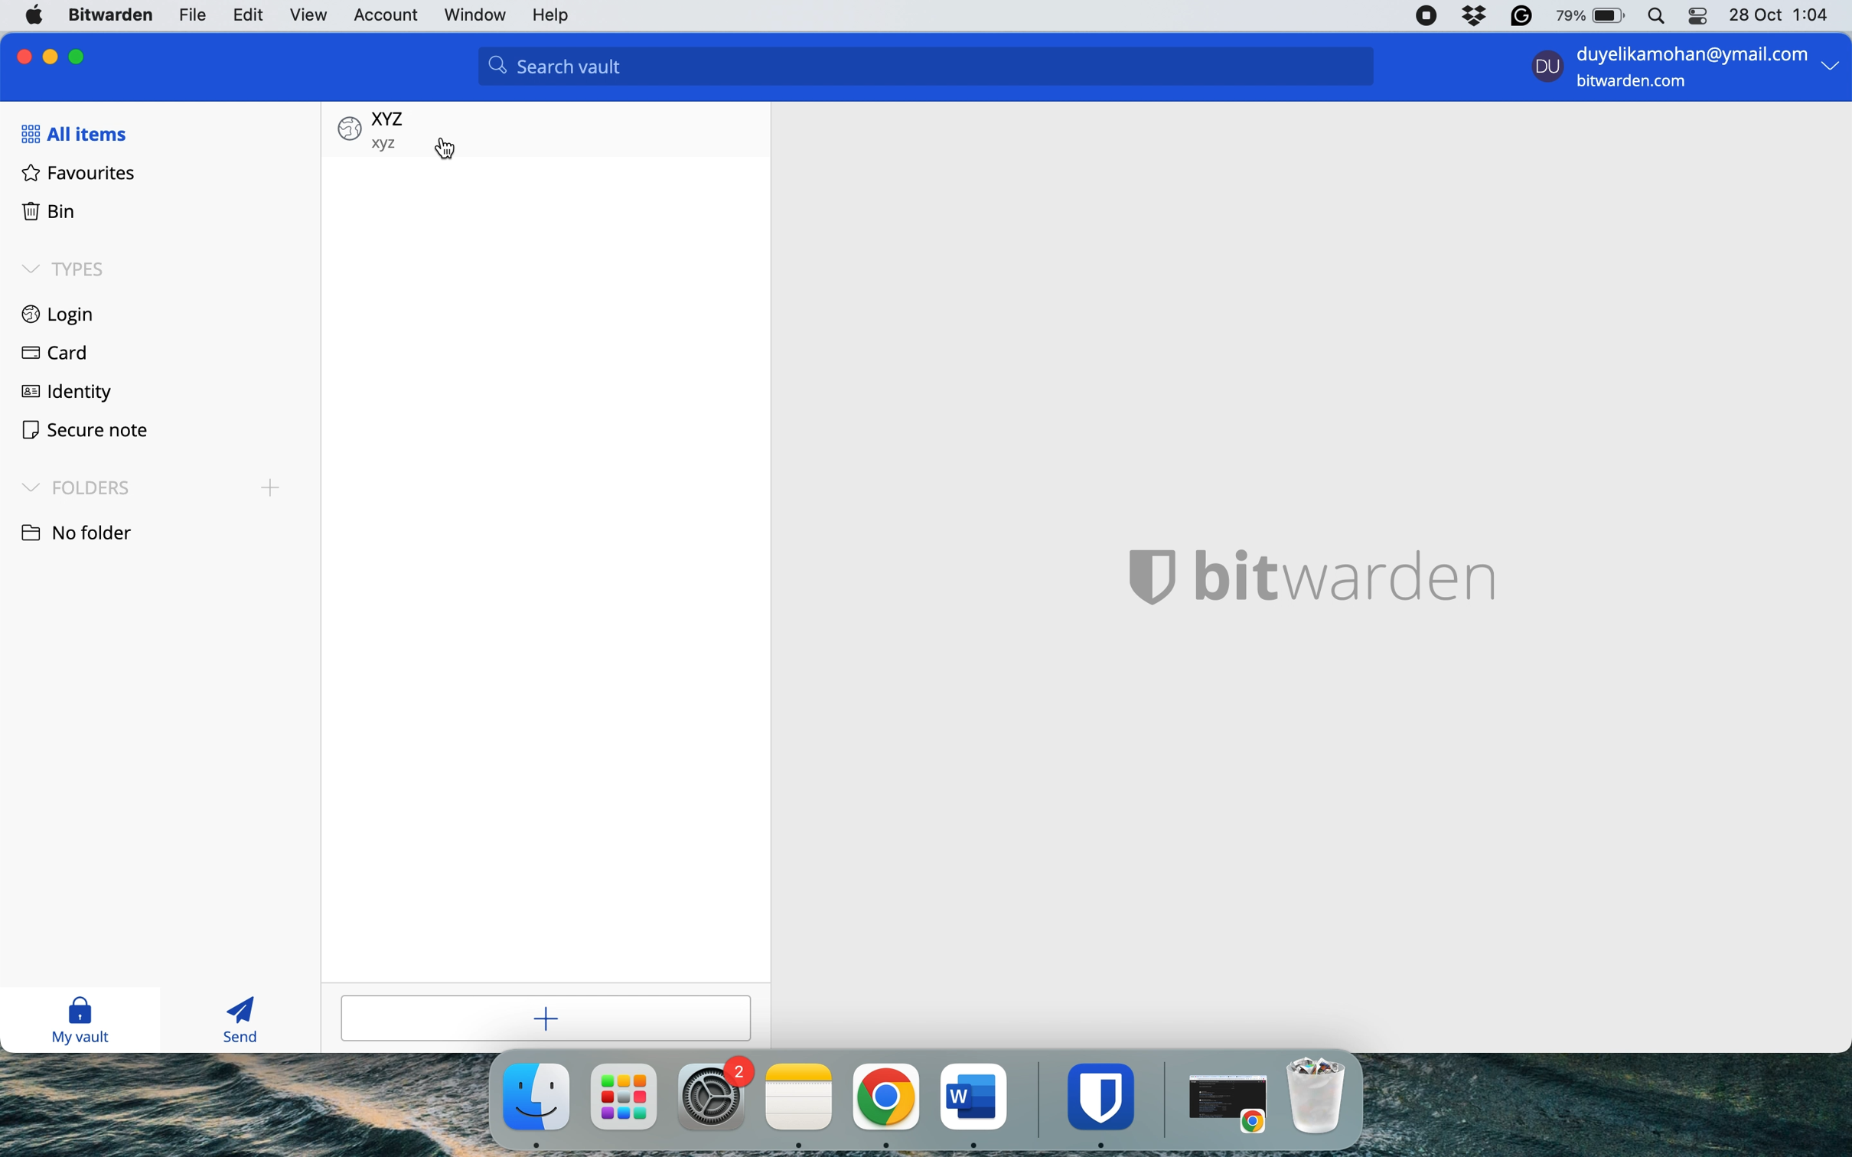 The width and height of the screenshot is (1852, 1157). What do you see at coordinates (1654, 17) in the screenshot?
I see `spotlight search` at bounding box center [1654, 17].